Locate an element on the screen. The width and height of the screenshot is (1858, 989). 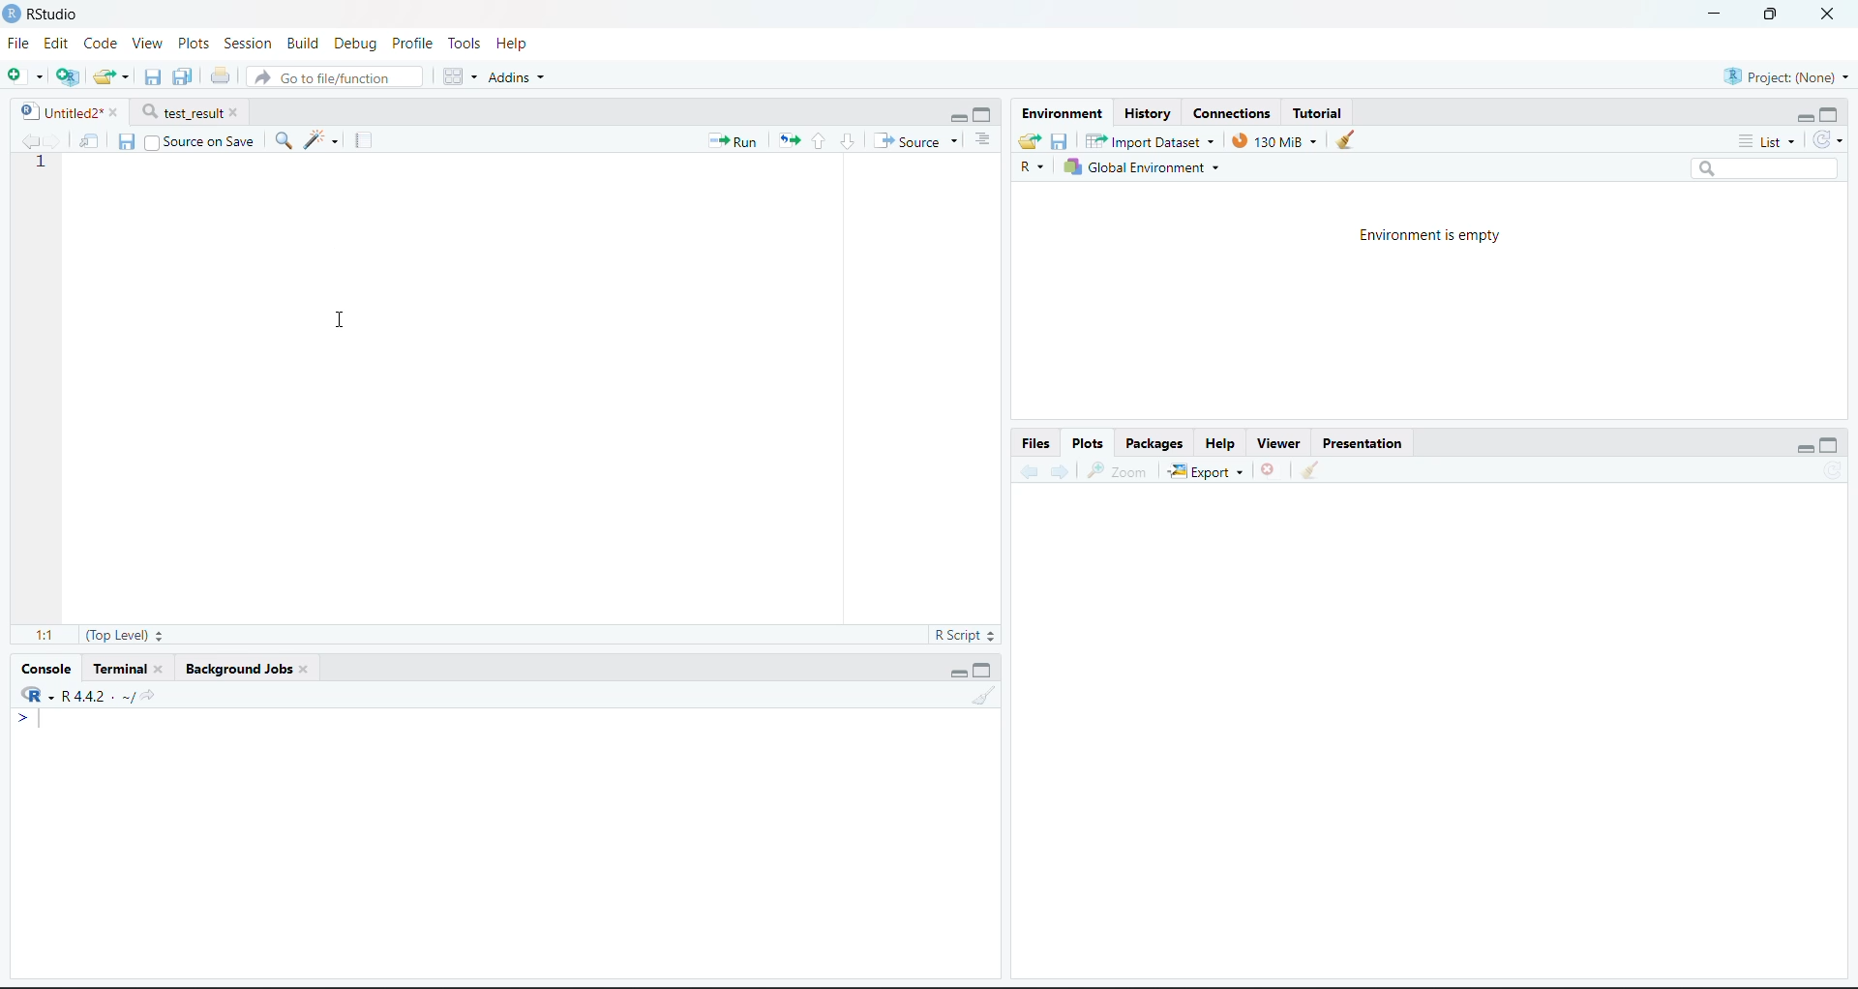
R is located at coordinates (33, 696).